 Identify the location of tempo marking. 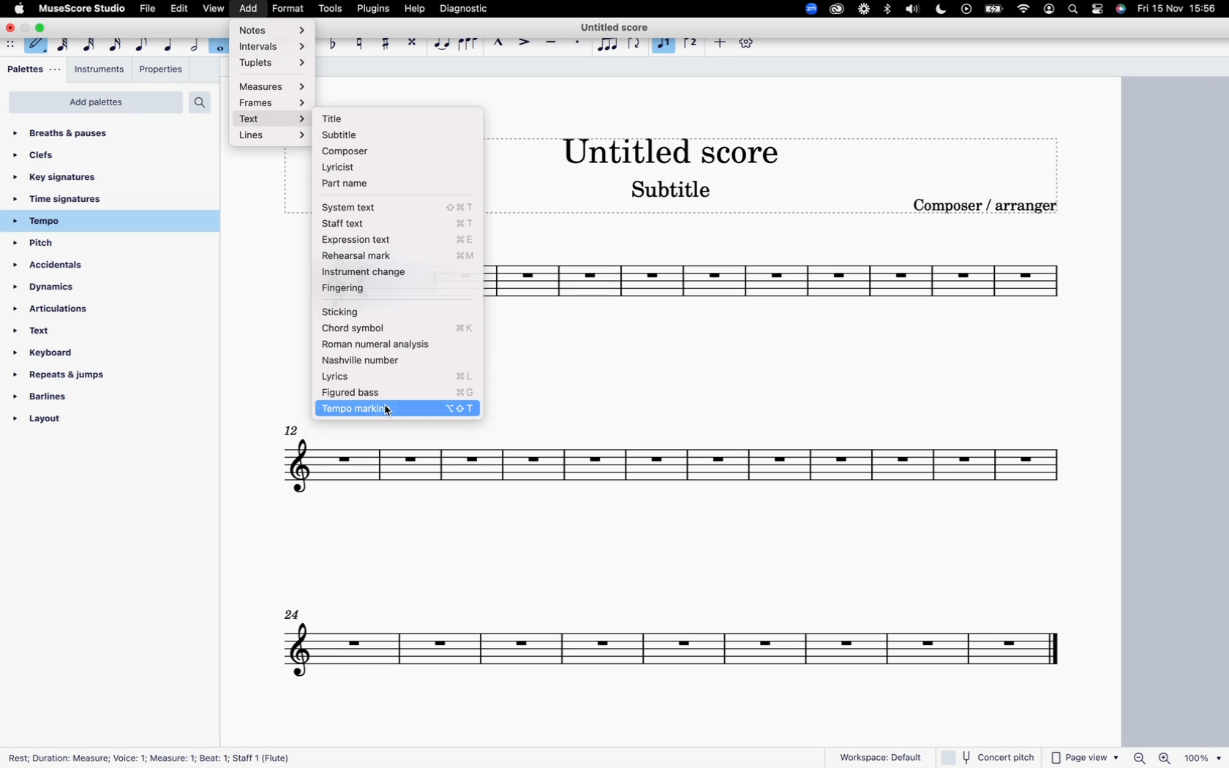
(400, 410).